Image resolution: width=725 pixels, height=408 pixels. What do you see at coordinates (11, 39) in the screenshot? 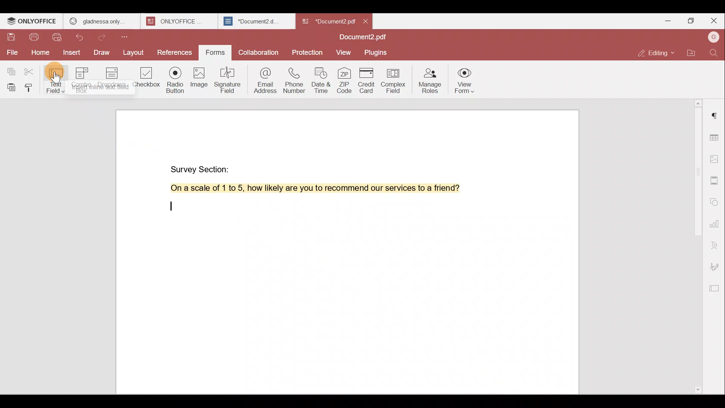
I see `Save` at bounding box center [11, 39].